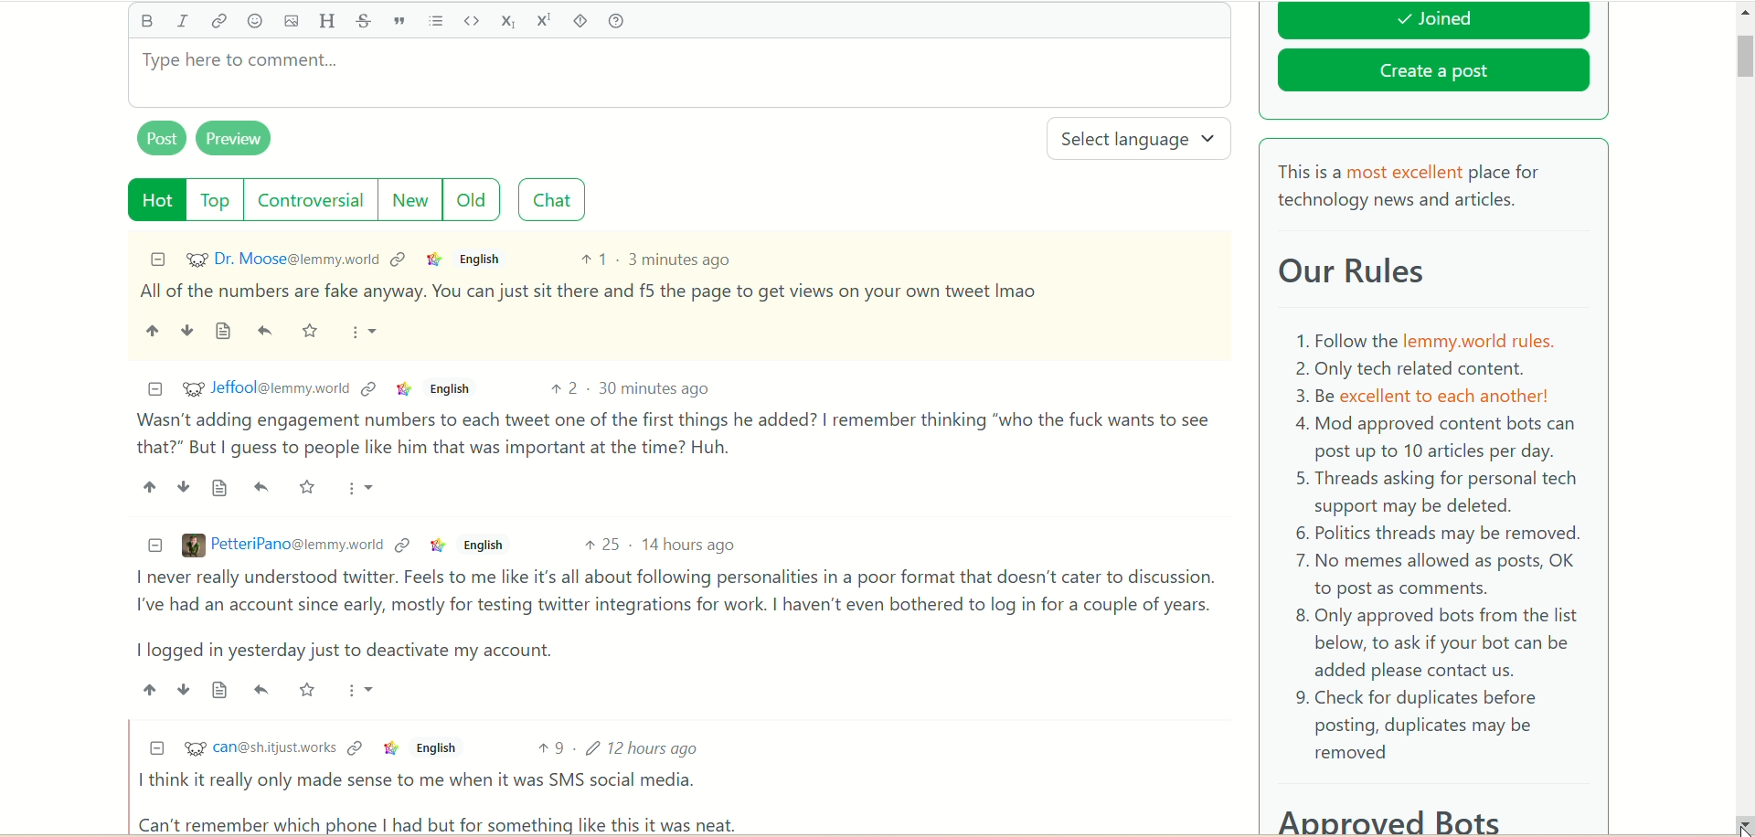  Describe the element at coordinates (399, 259) in the screenshot. I see `Link` at that location.